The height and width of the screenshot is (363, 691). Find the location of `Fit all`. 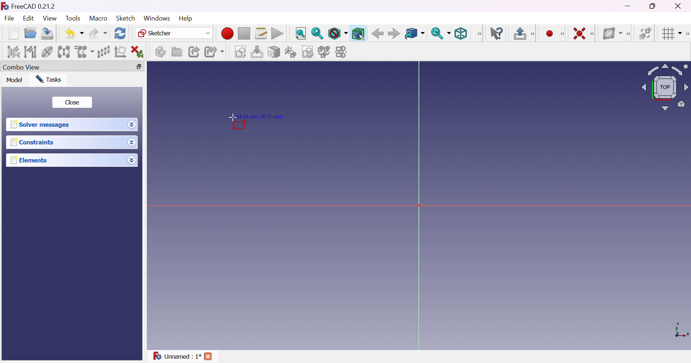

Fit all is located at coordinates (301, 33).